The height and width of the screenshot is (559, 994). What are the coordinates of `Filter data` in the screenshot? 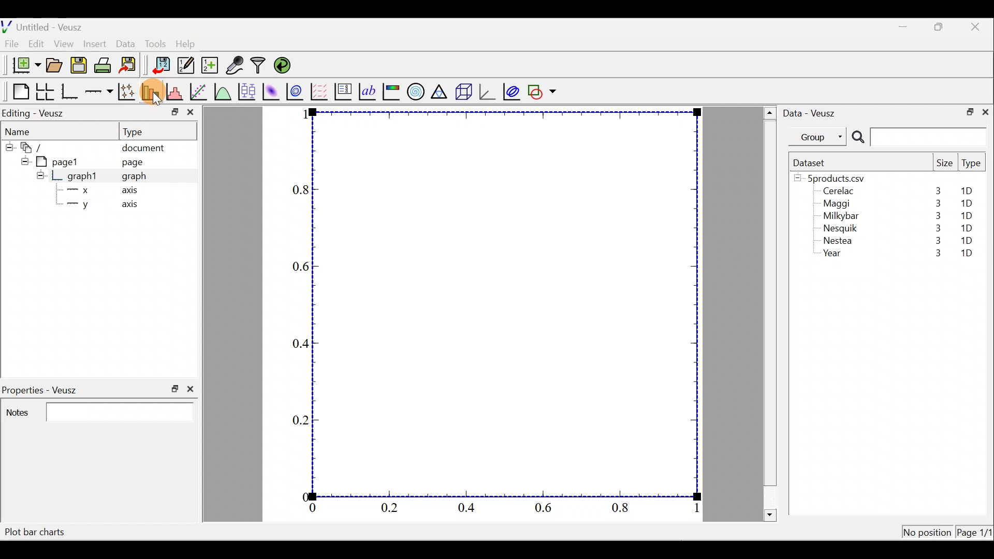 It's located at (260, 66).